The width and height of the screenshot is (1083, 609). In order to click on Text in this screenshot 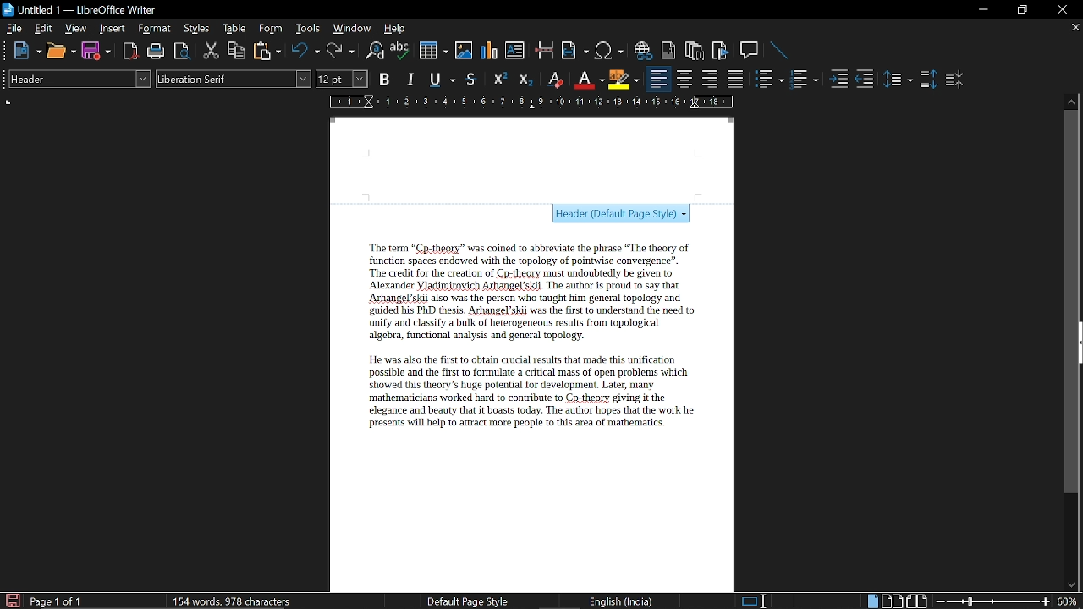, I will do `click(521, 334)`.